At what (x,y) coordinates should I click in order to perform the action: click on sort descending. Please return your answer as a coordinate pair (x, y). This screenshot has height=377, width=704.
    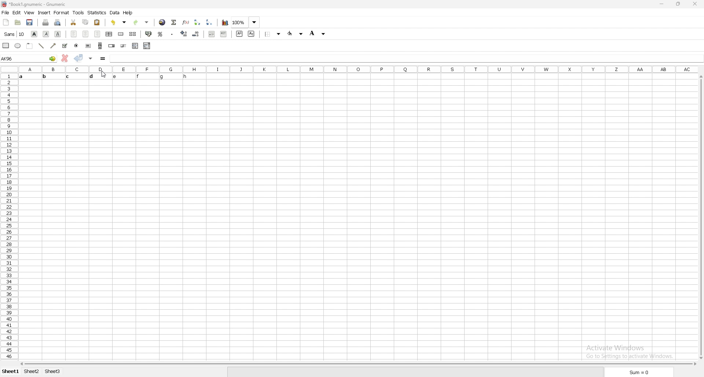
    Looking at the image, I should click on (209, 22).